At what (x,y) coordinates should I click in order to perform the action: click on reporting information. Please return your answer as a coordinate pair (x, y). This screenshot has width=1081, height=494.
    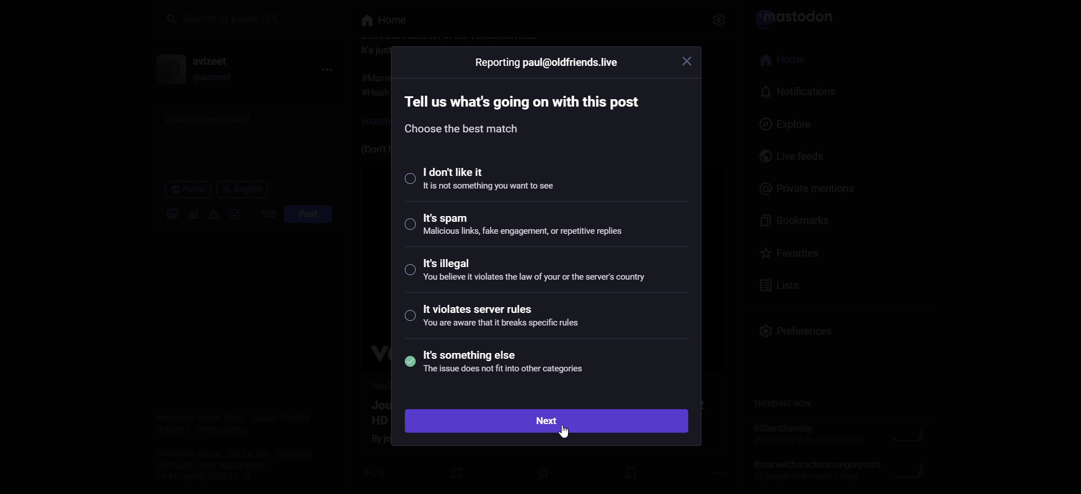
    Looking at the image, I should click on (546, 63).